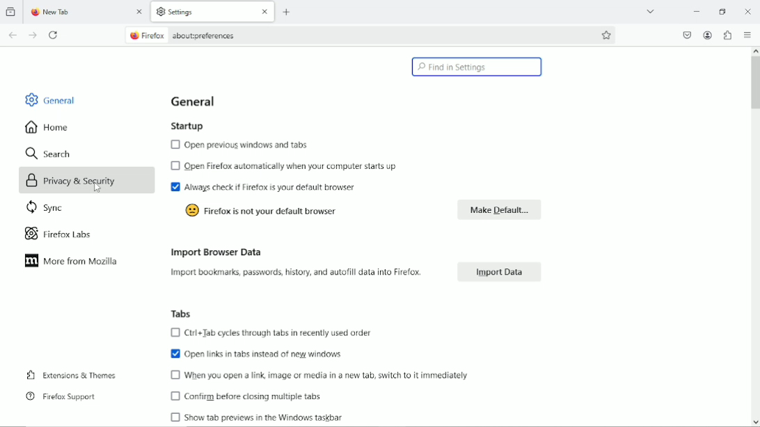 The height and width of the screenshot is (427, 760). I want to click on vertical scroll bar, so click(754, 84).